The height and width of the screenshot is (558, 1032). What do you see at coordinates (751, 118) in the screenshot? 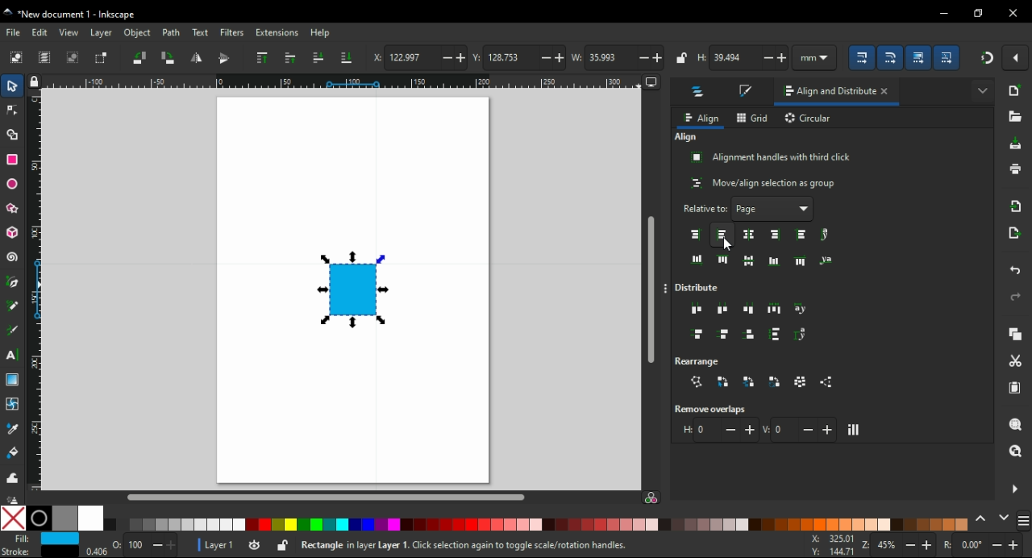
I see `grid` at bounding box center [751, 118].